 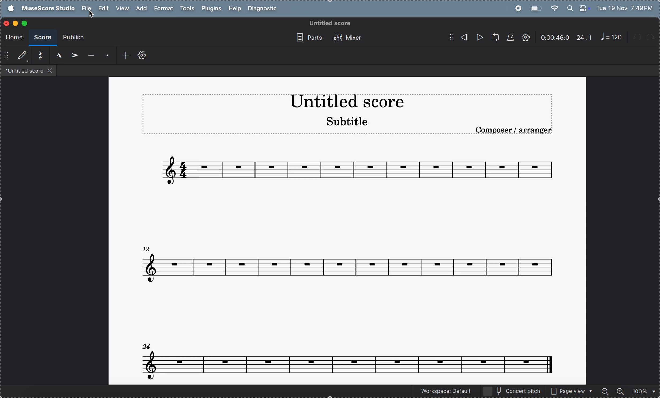 What do you see at coordinates (142, 56) in the screenshot?
I see `toolbar settings` at bounding box center [142, 56].